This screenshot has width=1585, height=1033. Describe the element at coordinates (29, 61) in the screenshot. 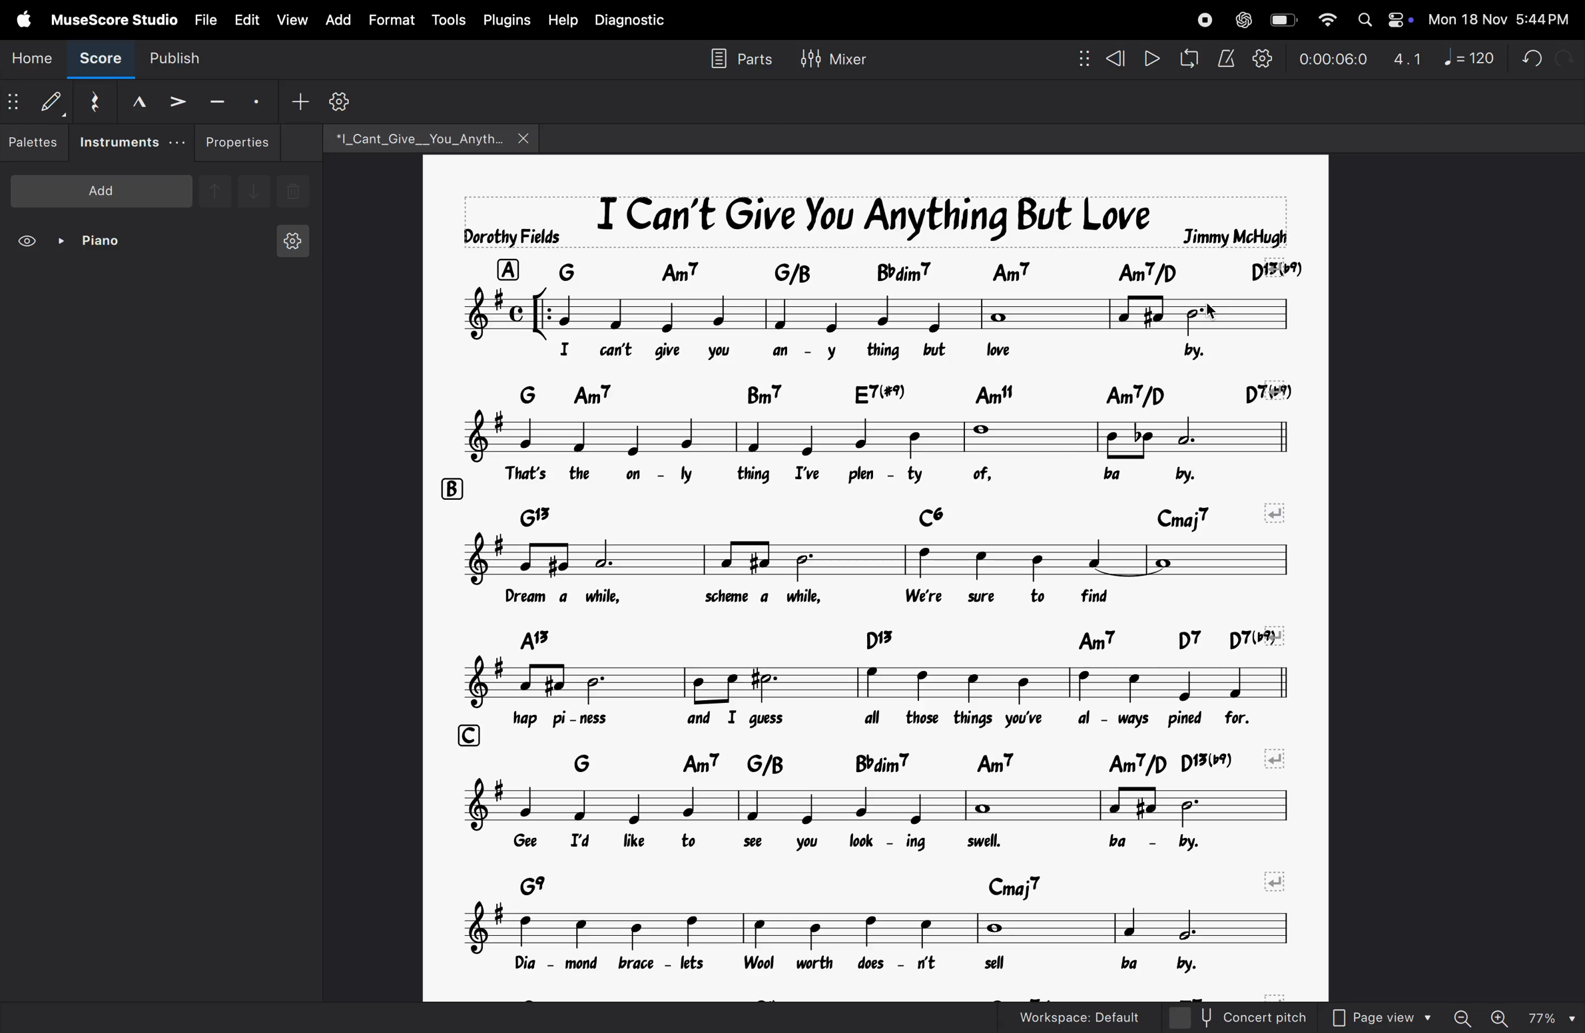

I see `home` at that location.